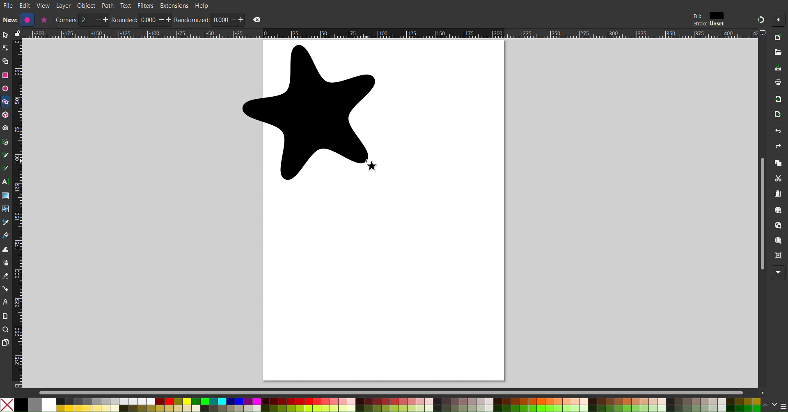 Image resolution: width=788 pixels, height=412 pixels. What do you see at coordinates (717, 16) in the screenshot?
I see `color` at bounding box center [717, 16].